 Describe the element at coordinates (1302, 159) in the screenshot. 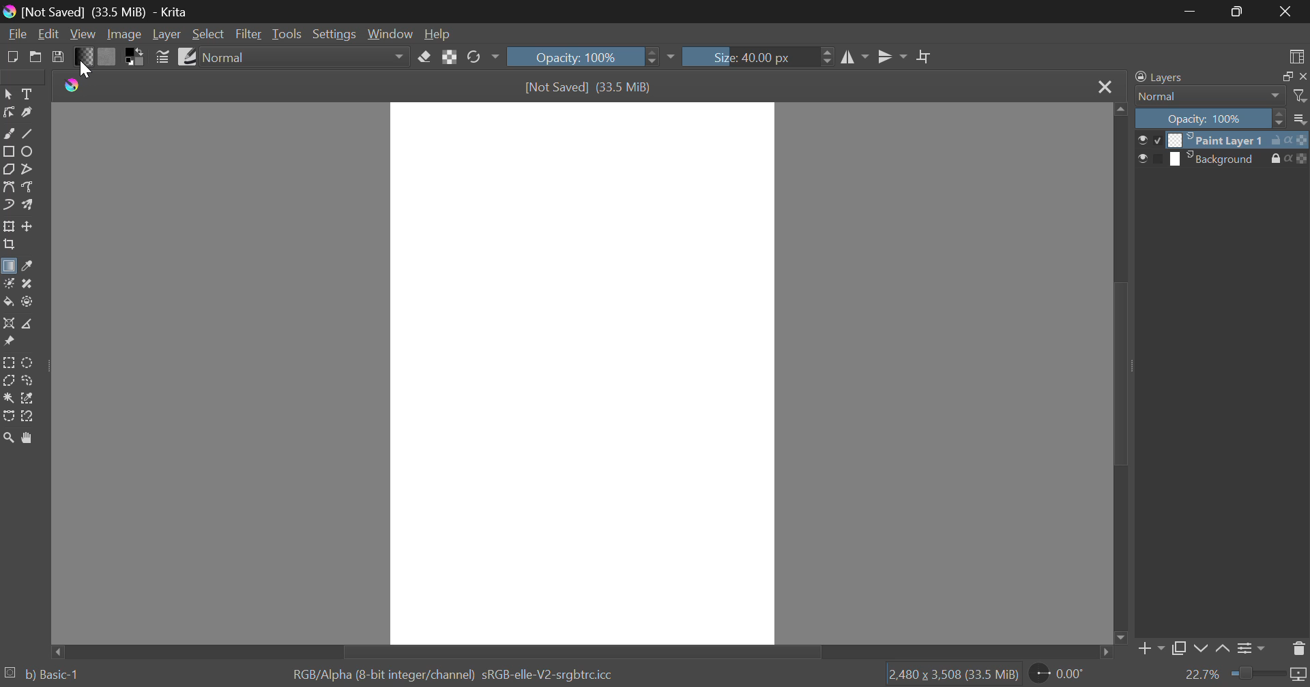

I see `icon` at that location.